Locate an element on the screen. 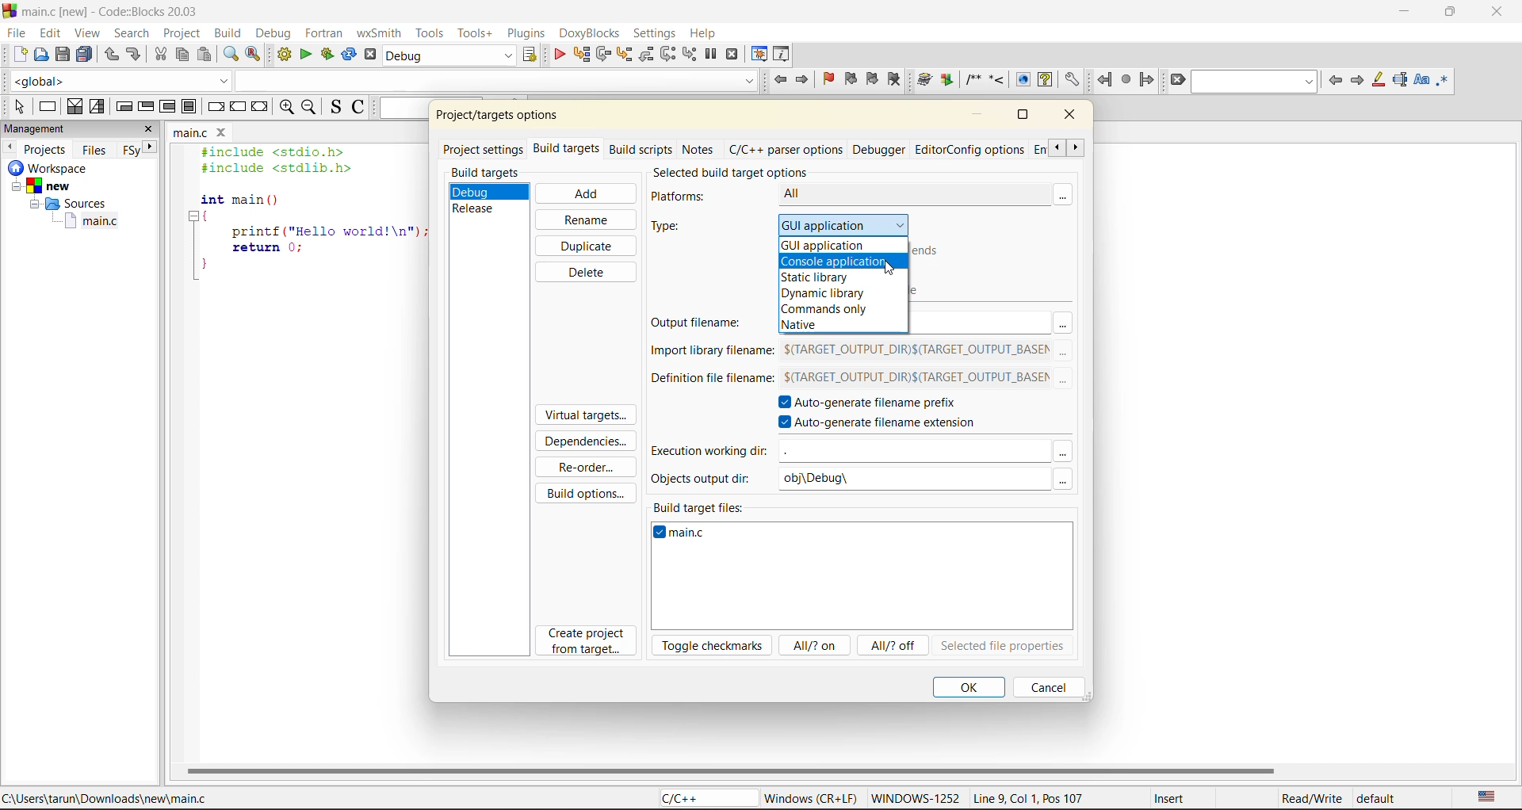 This screenshot has width=1522, height=810. clear is located at coordinates (1179, 81).